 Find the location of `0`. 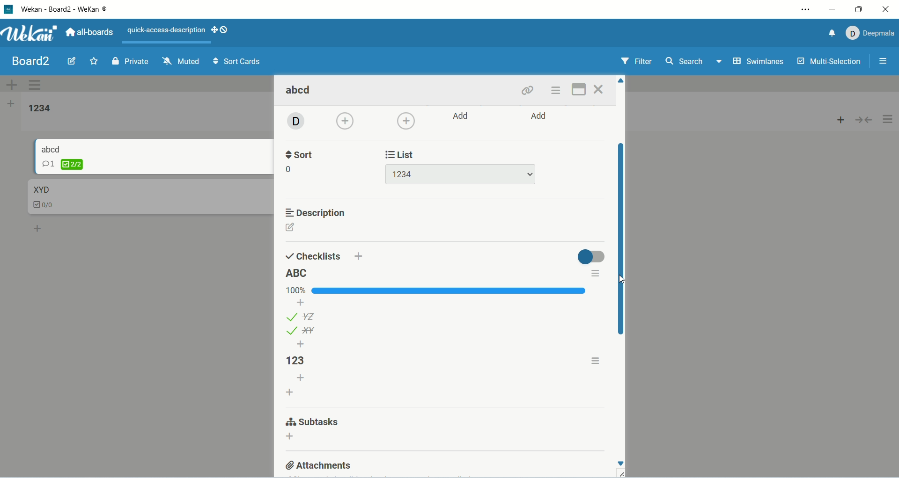

0 is located at coordinates (291, 170).